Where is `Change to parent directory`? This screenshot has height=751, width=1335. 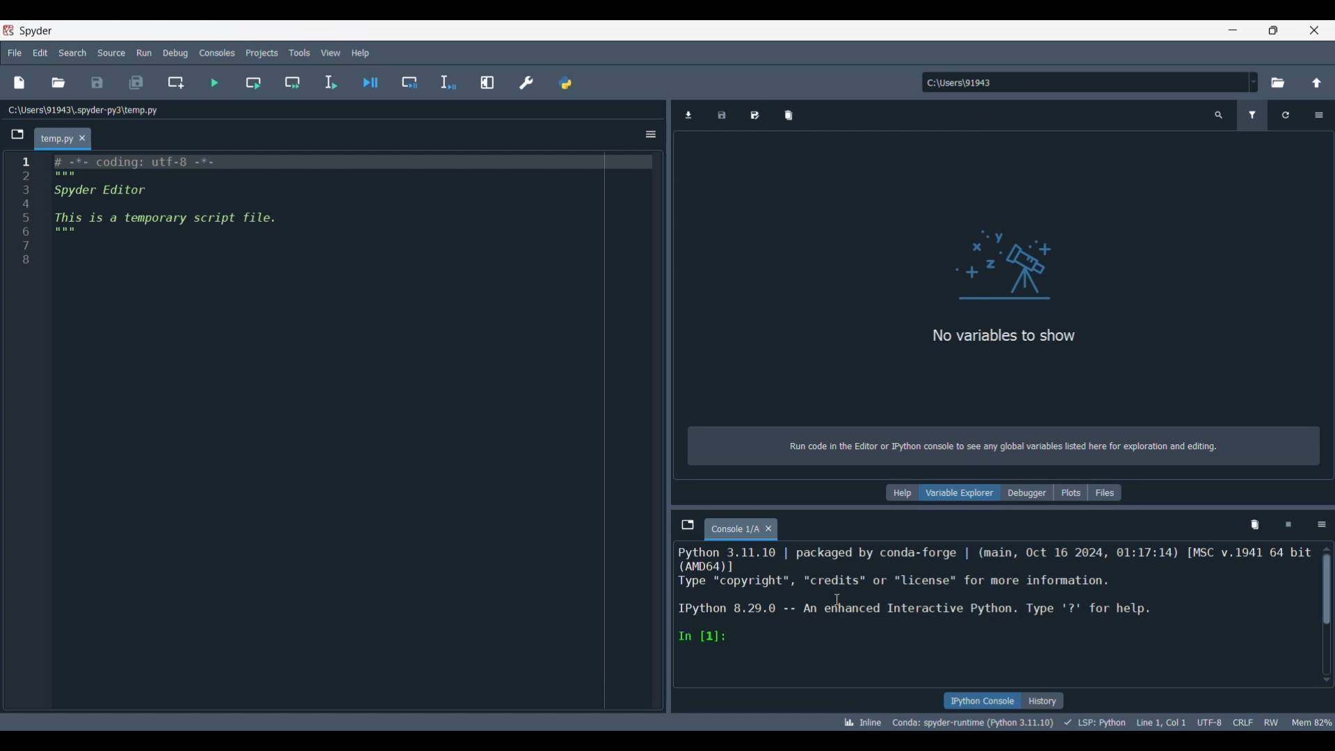 Change to parent directory is located at coordinates (1318, 83).